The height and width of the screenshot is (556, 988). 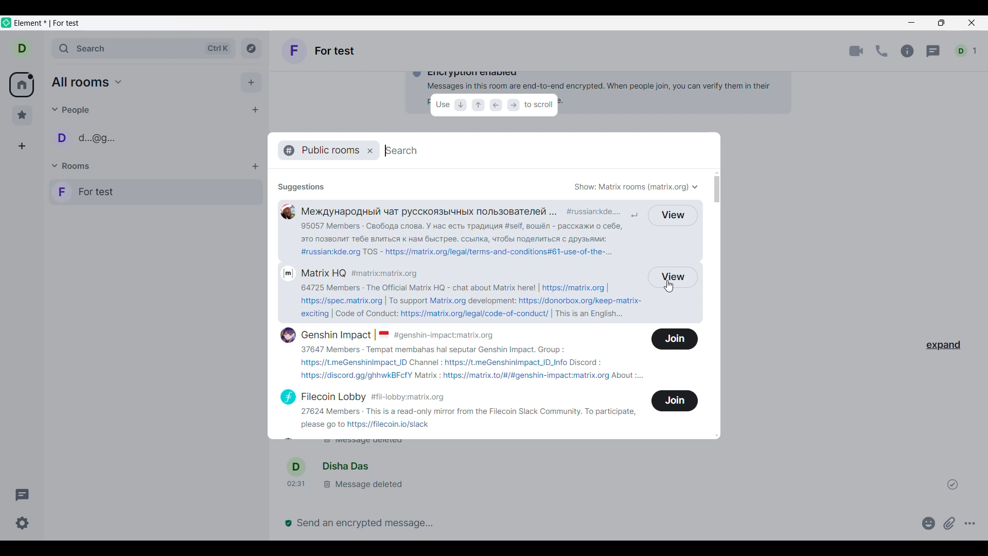 What do you see at coordinates (944, 345) in the screenshot?
I see `Expand` at bounding box center [944, 345].